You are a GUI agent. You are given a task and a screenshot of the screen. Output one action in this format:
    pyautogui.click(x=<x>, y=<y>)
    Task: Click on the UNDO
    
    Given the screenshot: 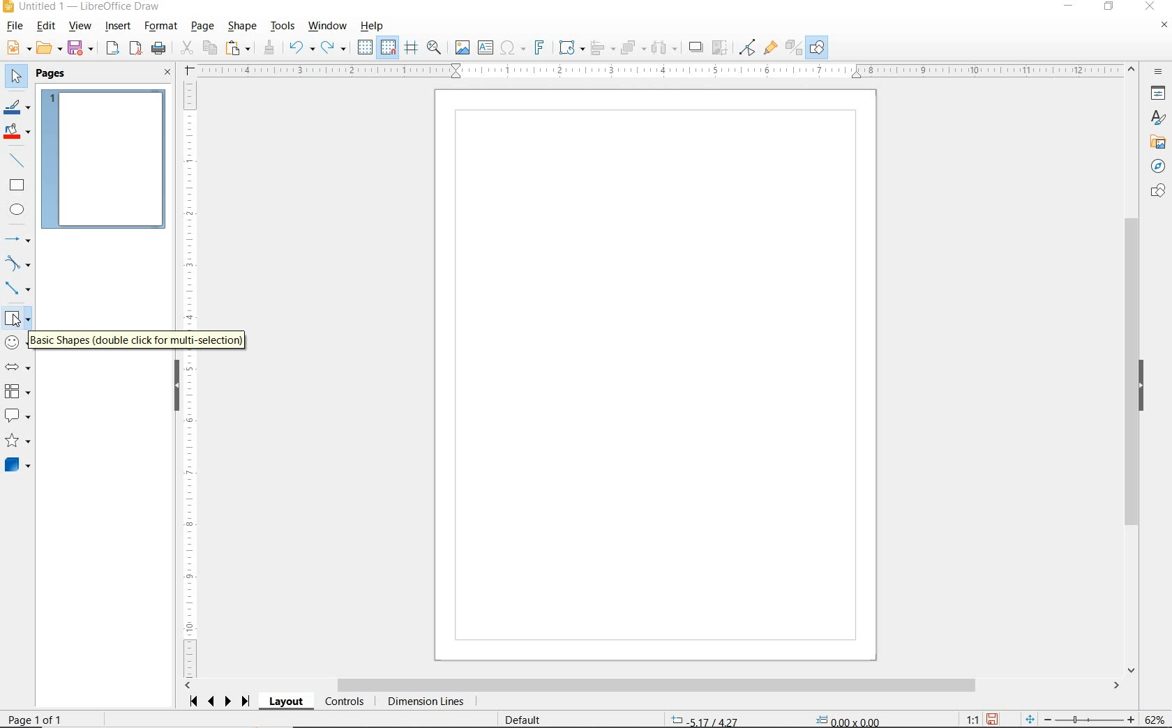 What is the action you would take?
    pyautogui.click(x=302, y=49)
    